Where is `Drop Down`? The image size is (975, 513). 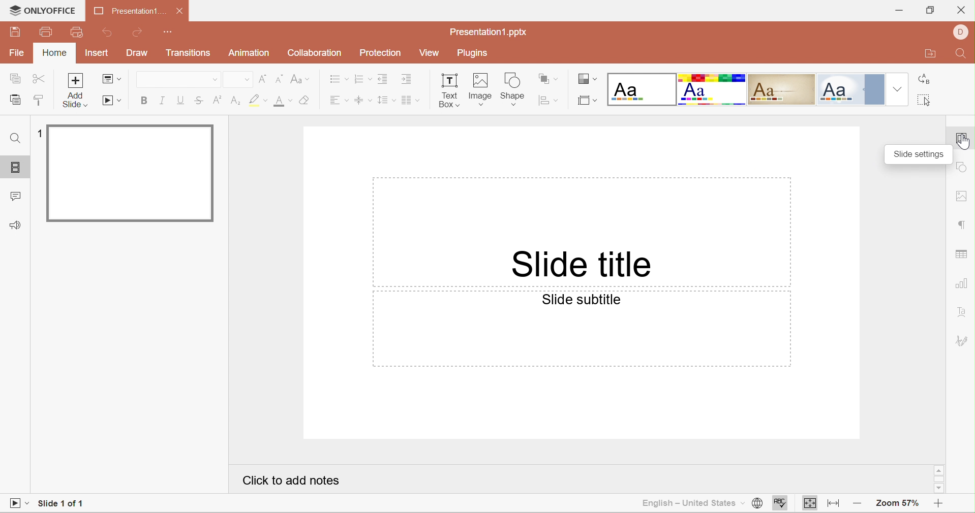
Drop Down is located at coordinates (246, 80).